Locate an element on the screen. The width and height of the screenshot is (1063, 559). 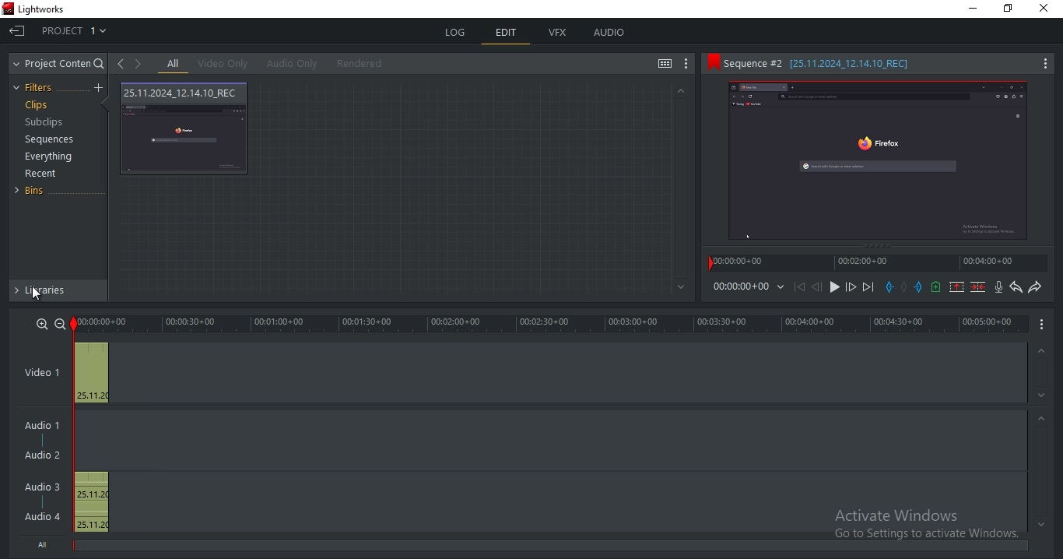
maximize is located at coordinates (1012, 9).